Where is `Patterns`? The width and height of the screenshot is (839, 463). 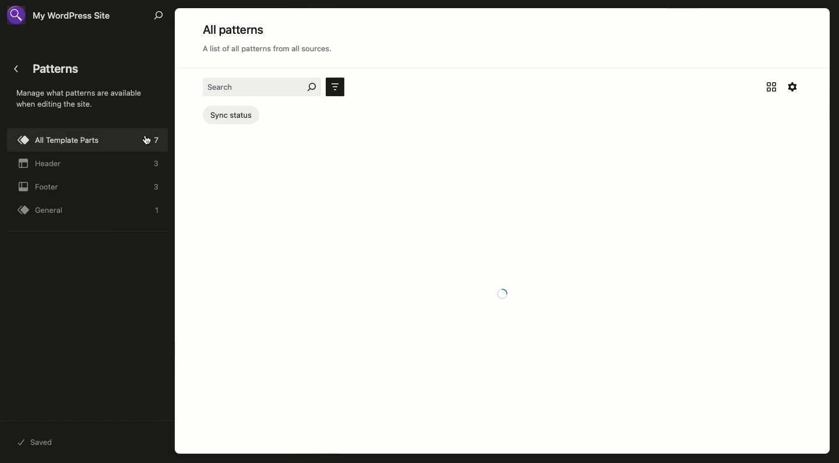
Patterns is located at coordinates (80, 99).